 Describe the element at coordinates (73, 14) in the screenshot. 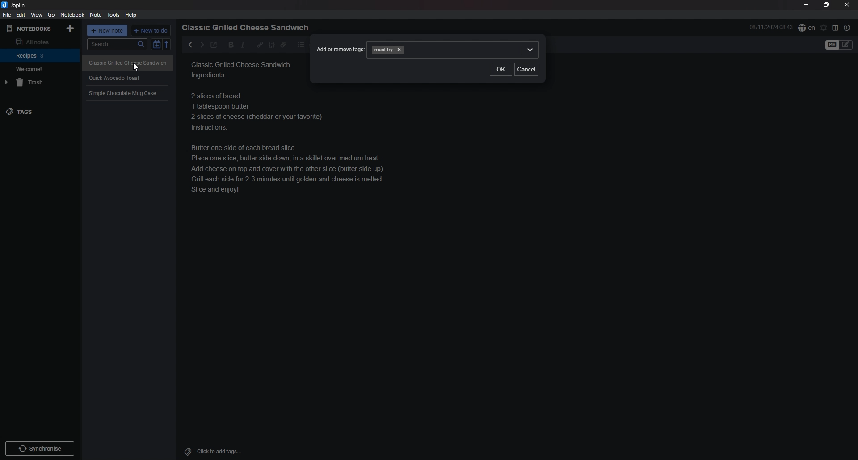

I see `notebook` at that location.